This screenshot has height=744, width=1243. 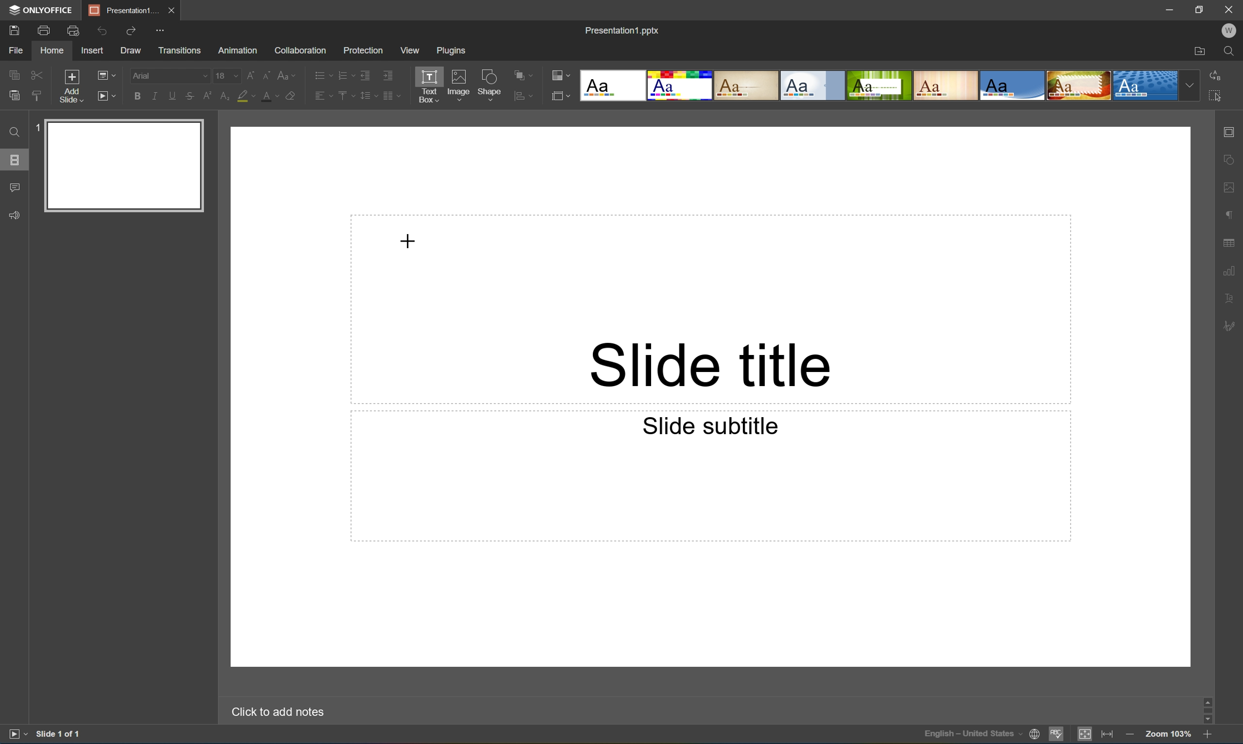 I want to click on Subscript, so click(x=223, y=96).